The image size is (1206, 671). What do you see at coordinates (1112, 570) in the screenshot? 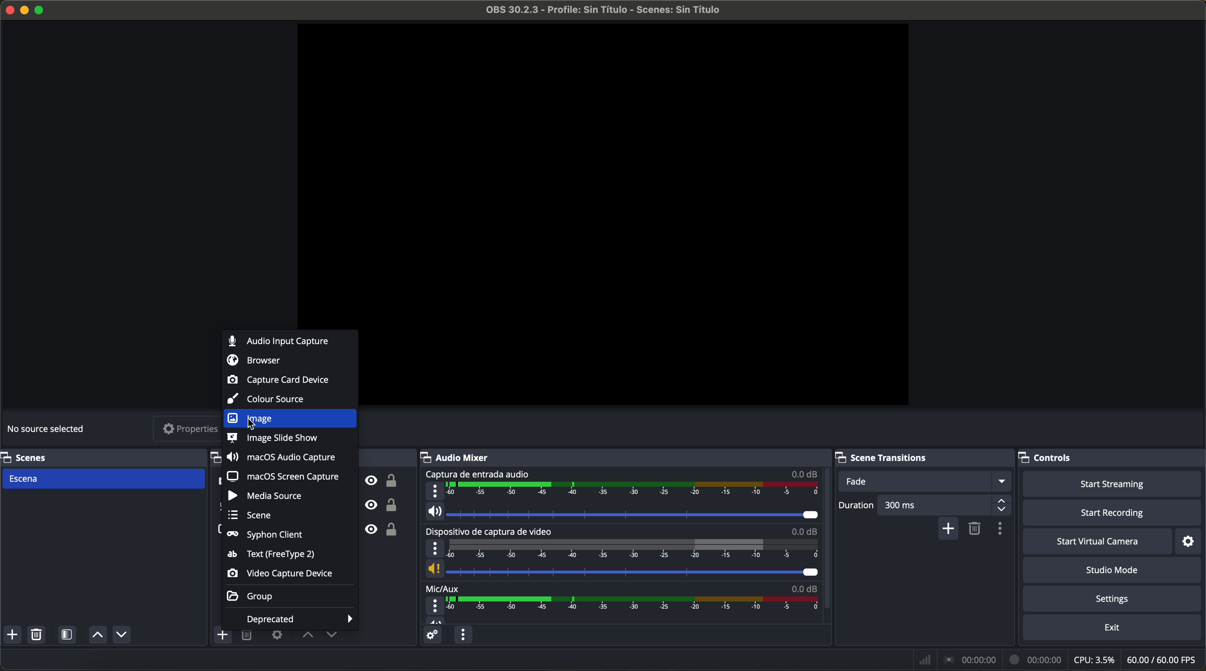
I see `studio mode` at bounding box center [1112, 570].